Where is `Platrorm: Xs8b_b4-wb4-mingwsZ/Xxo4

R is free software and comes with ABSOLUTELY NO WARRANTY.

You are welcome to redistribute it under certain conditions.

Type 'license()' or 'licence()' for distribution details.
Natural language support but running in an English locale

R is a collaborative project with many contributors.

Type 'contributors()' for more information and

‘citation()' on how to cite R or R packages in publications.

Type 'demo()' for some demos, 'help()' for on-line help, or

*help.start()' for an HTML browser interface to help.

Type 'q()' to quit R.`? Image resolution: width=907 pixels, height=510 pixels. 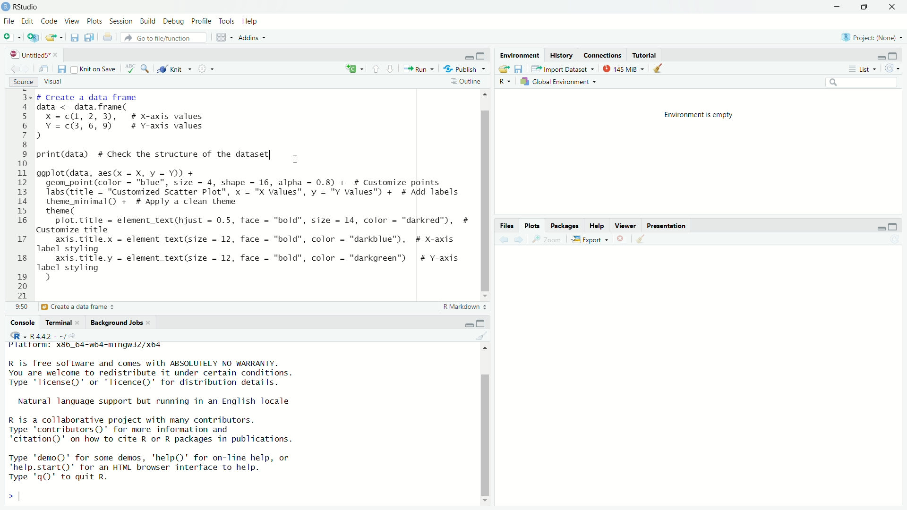
Platrorm: Xs8b_b4-wb4-mingwsZ/Xxo4

R is free software and comes with ABSOLUTELY NO WARRANTY.

You are welcome to redistribute it under certain conditions.

Type 'license()' or 'licence()' for distribution details.
Natural language support but running in an English locale

R is a collaborative project with many contributors.

Type 'contributors()' for more information and

‘citation()' on how to cite R or R packages in publications.

Type 'demo()' for some demos, 'help()' for on-line help, or

*help.start()' for an HTML browser interface to help.

Type 'q()' to quit R. is located at coordinates (159, 410).